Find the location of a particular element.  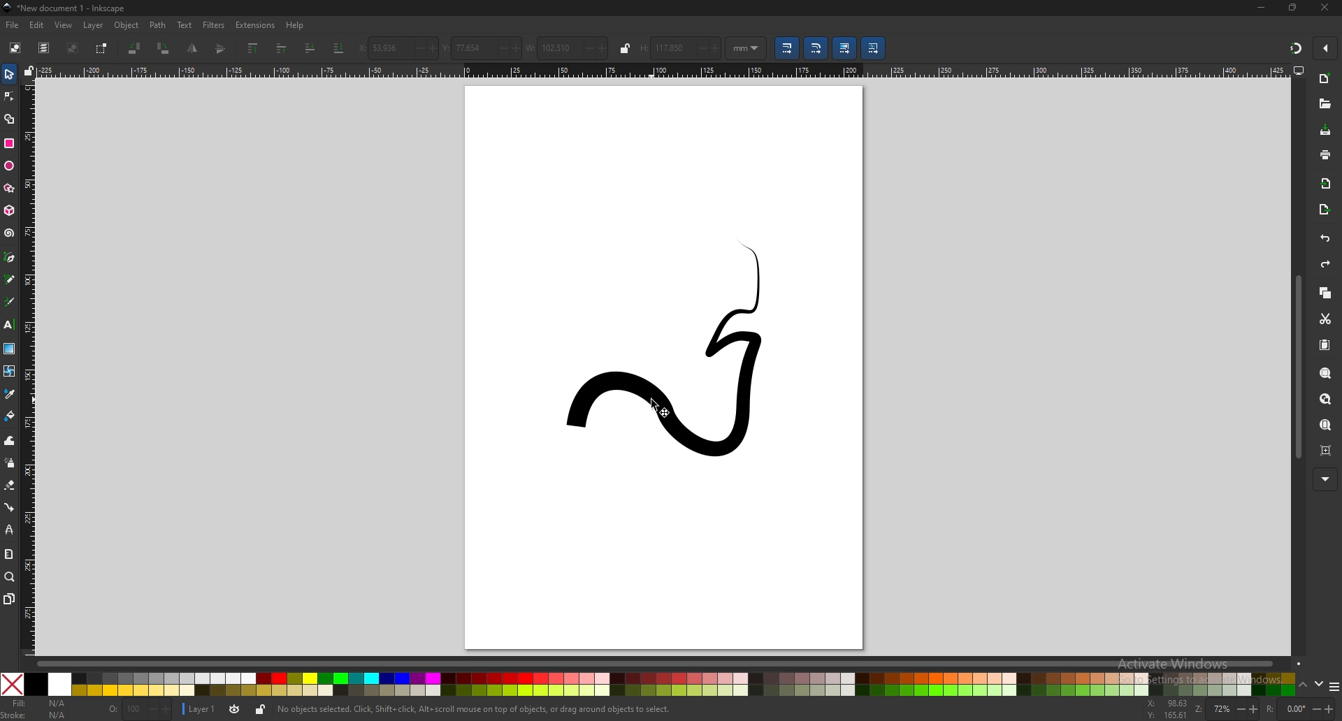

zoom is located at coordinates (1227, 710).